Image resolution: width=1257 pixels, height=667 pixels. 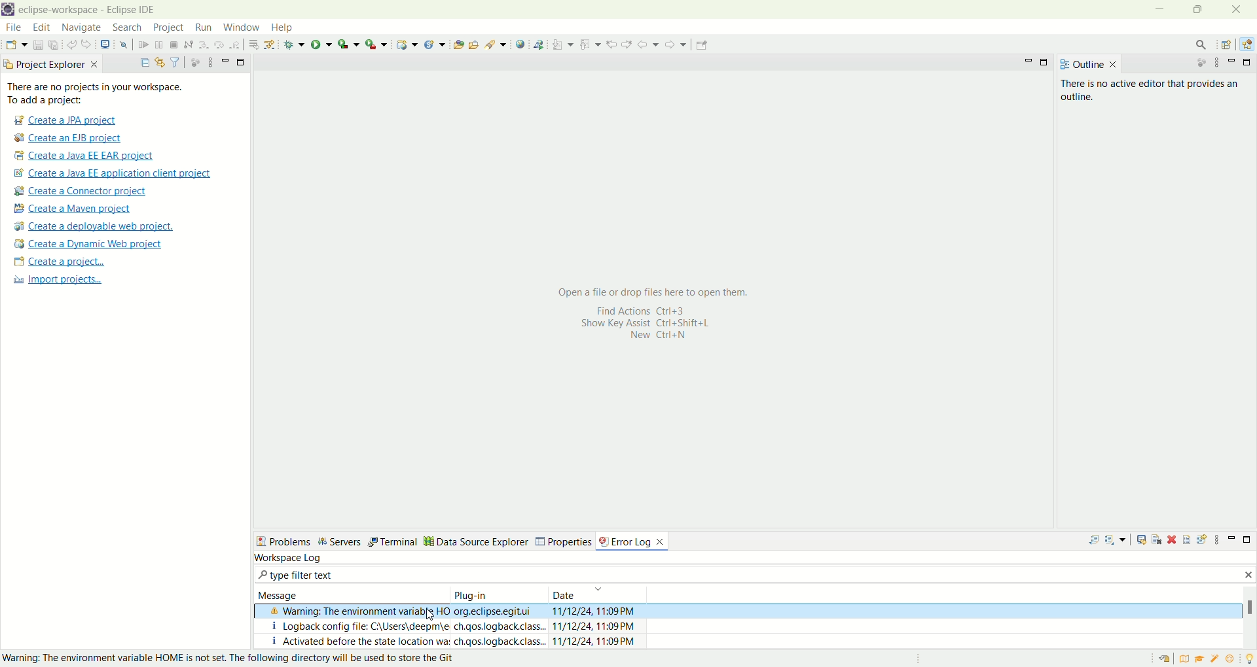 What do you see at coordinates (54, 44) in the screenshot?
I see `save all` at bounding box center [54, 44].